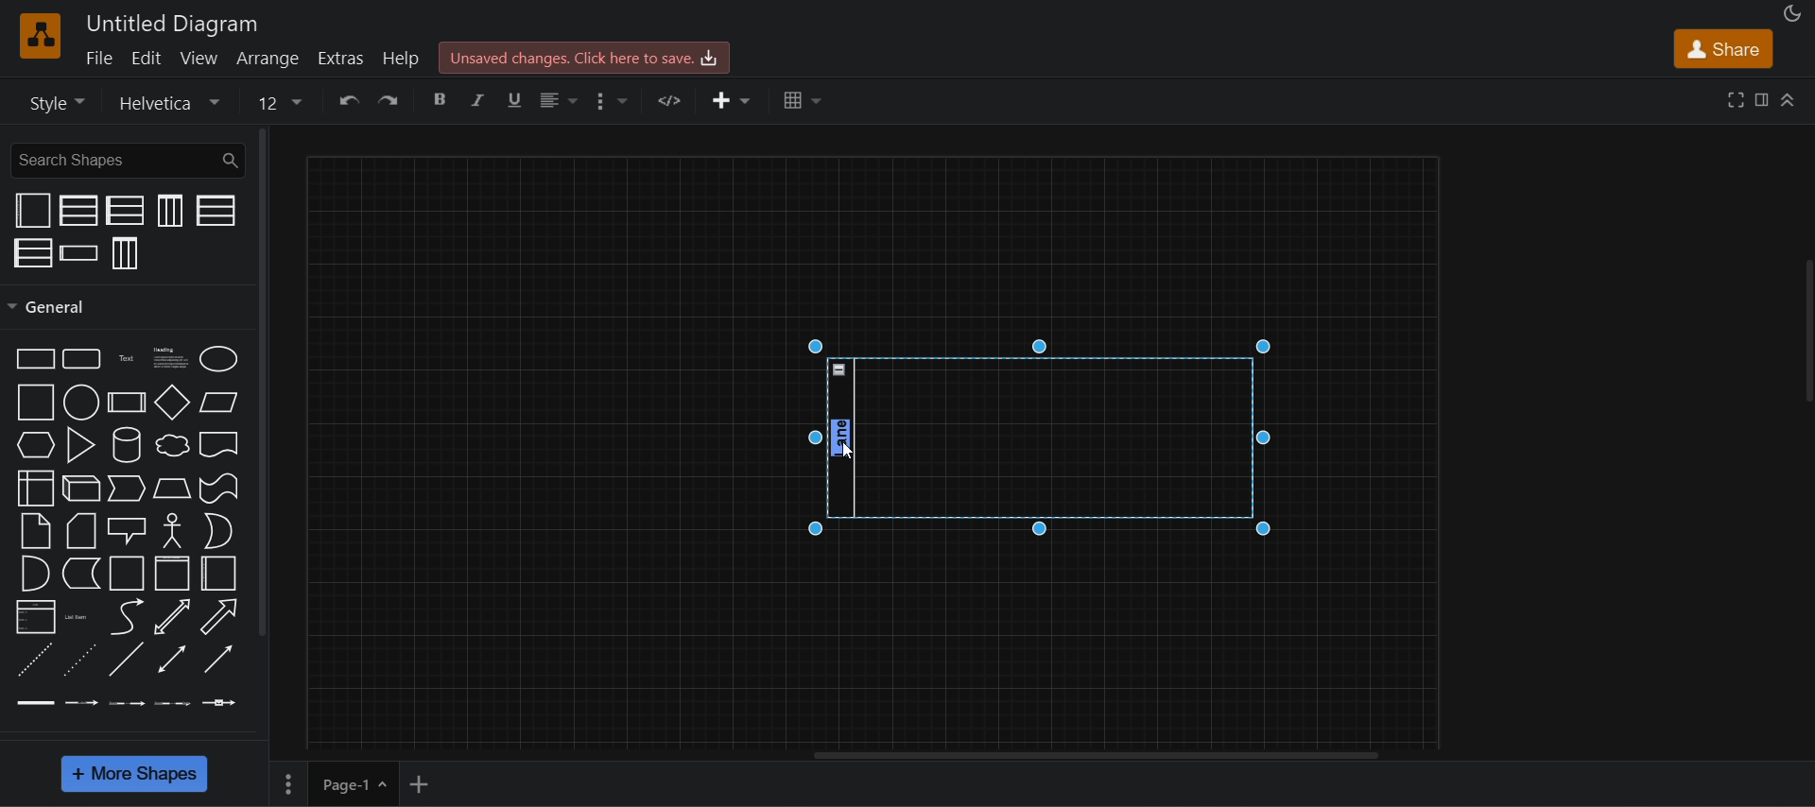  Describe the element at coordinates (1789, 13) in the screenshot. I see `appearance` at that location.